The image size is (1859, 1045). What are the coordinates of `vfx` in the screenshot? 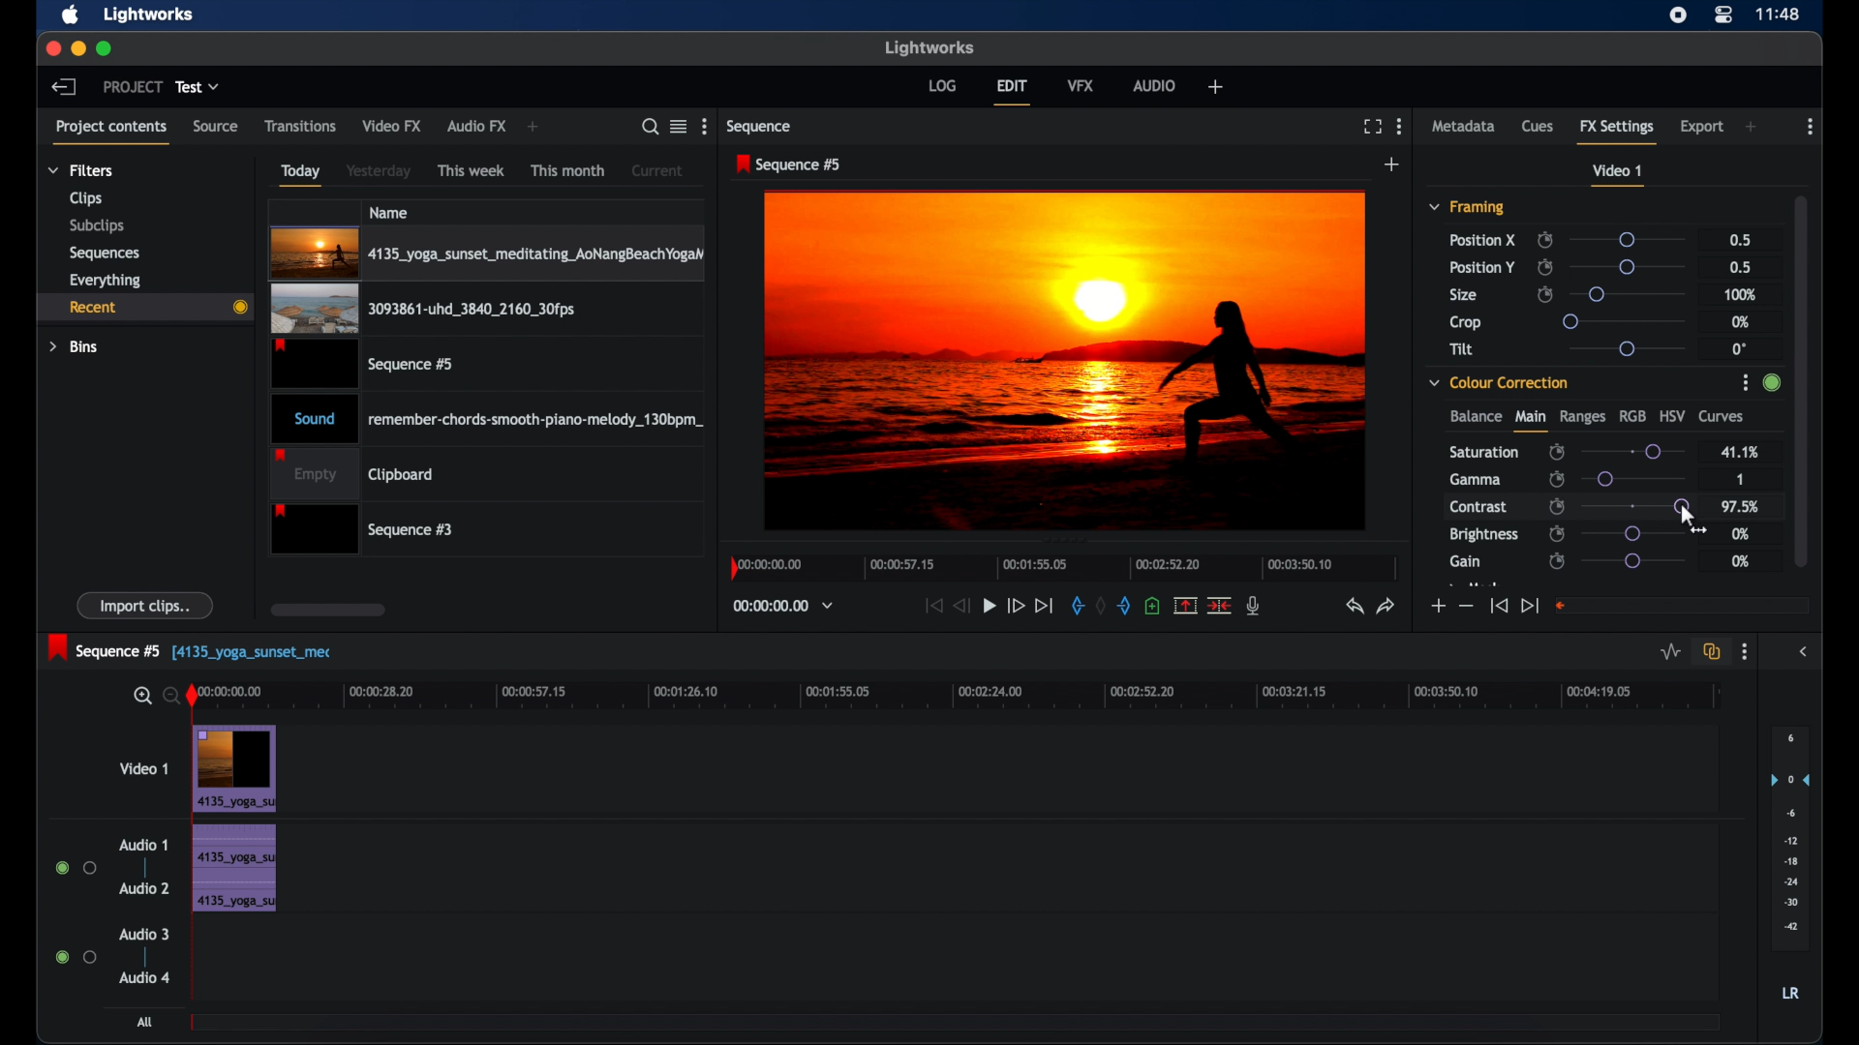 It's located at (1082, 85).